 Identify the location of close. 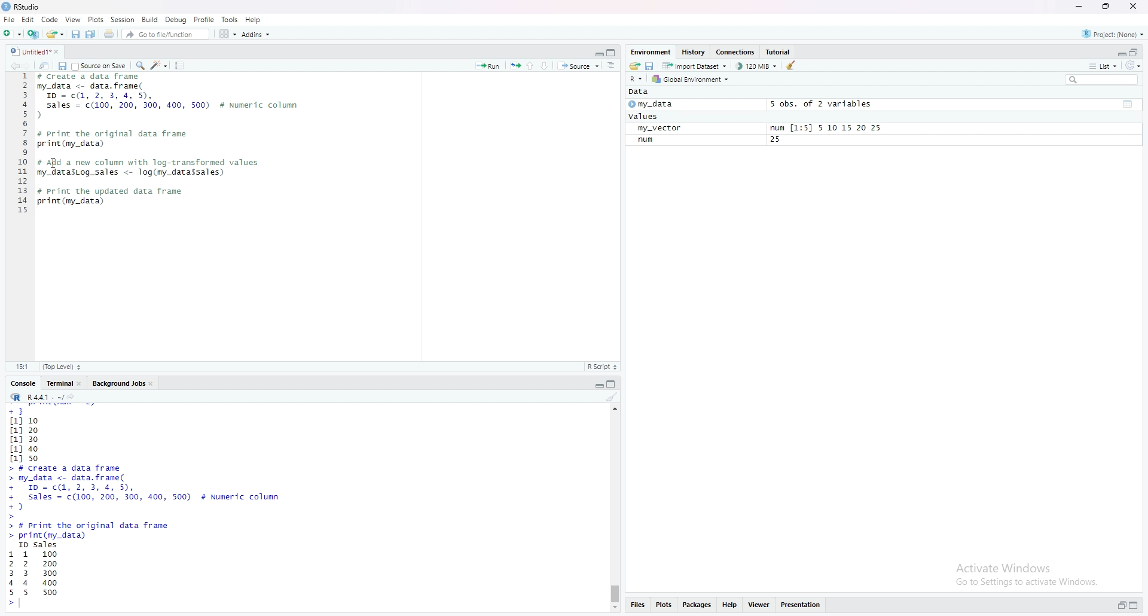
(83, 384).